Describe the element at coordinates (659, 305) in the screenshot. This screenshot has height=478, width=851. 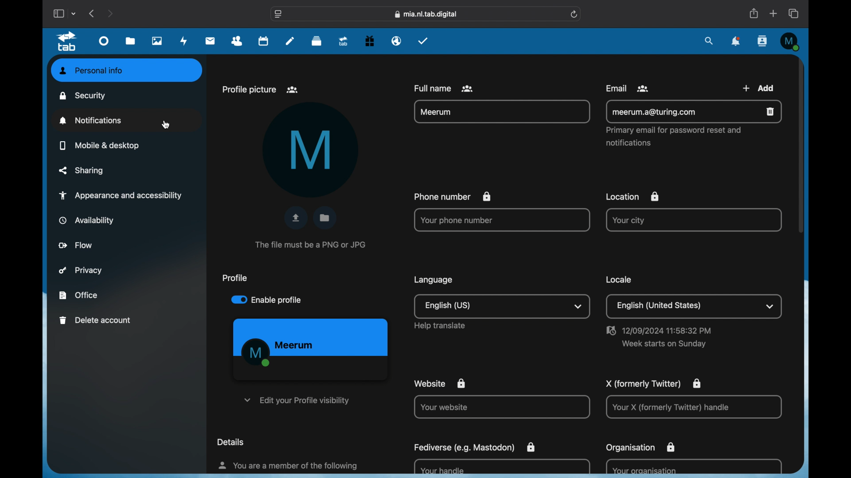
I see `english` at that location.